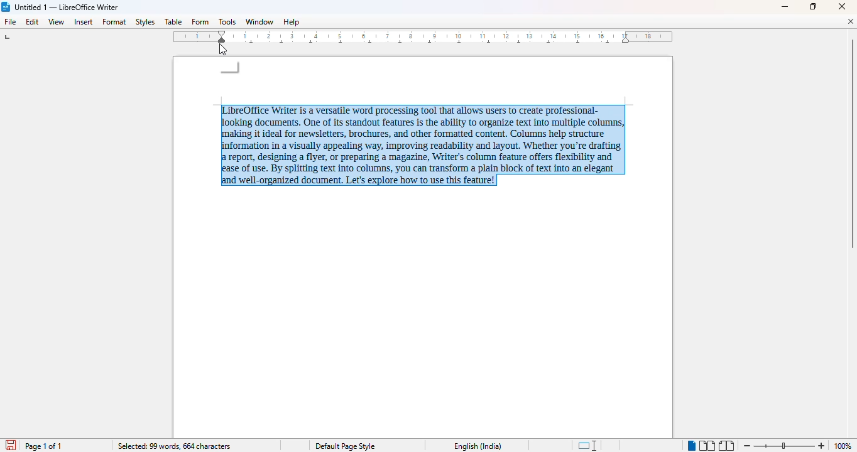  I want to click on tab stop, so click(11, 38).